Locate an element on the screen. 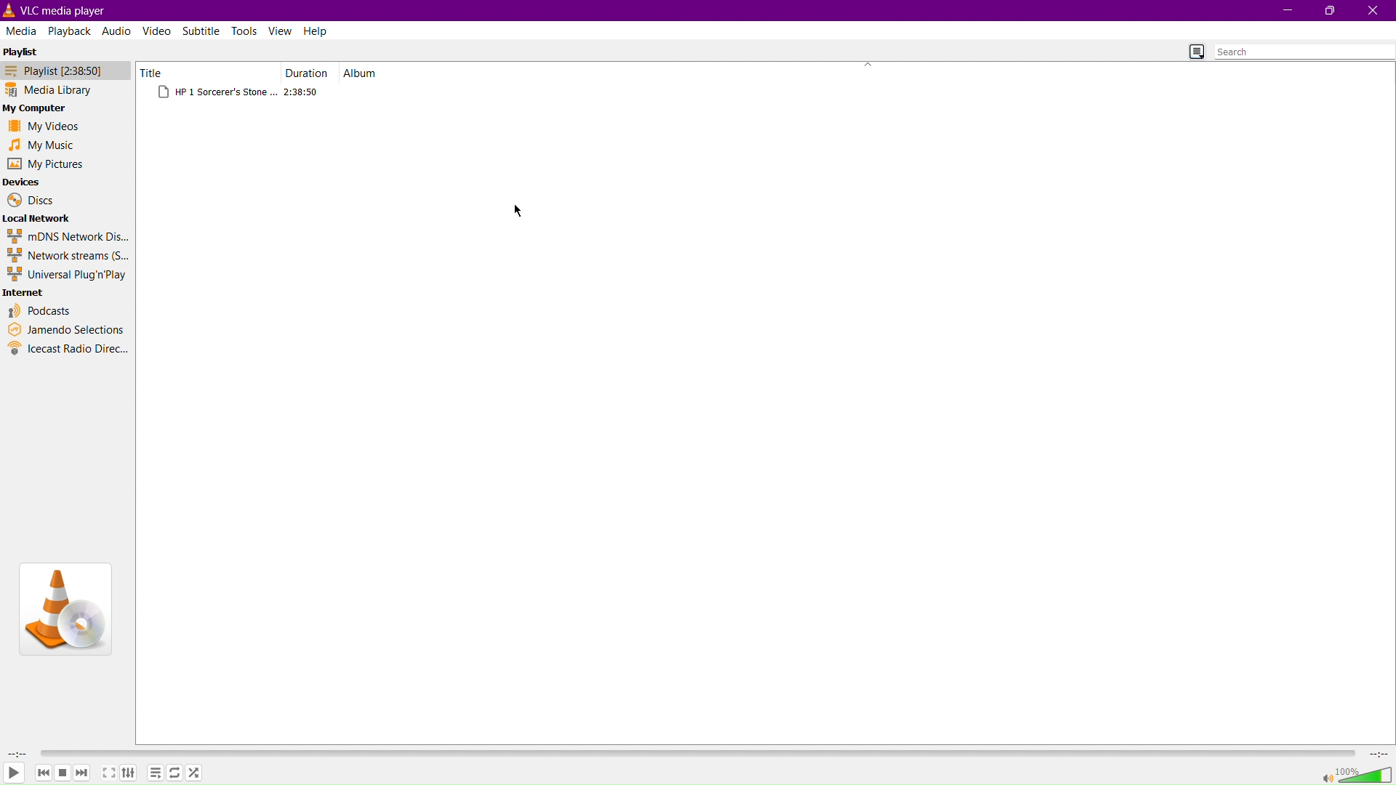 The image size is (1396, 785). Close is located at coordinates (1373, 10).